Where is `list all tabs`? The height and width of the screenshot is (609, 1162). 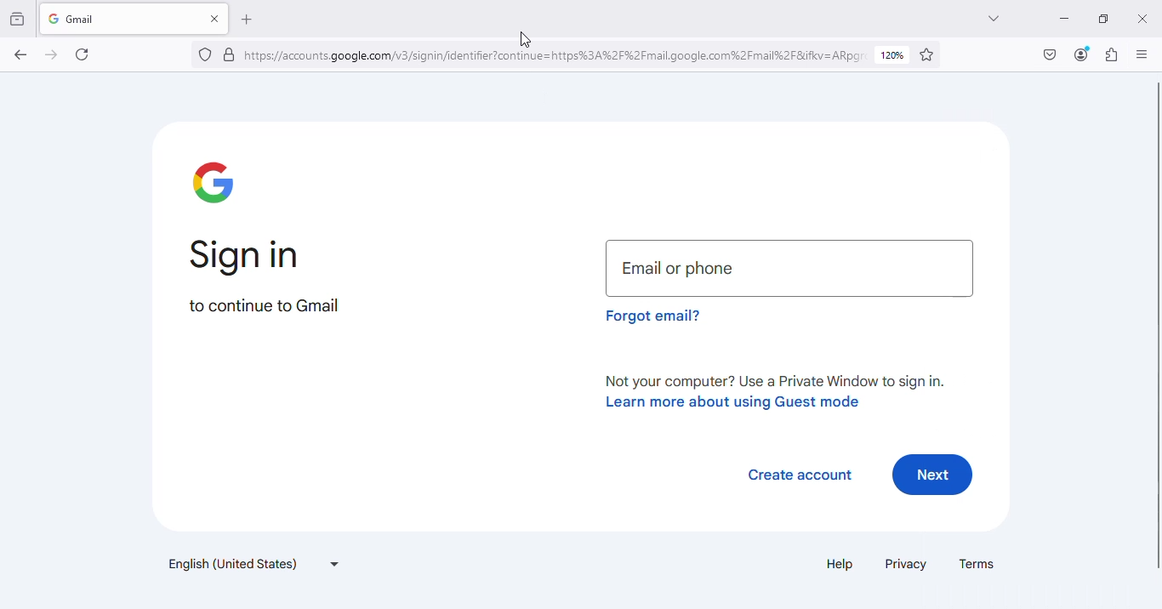 list all tabs is located at coordinates (994, 19).